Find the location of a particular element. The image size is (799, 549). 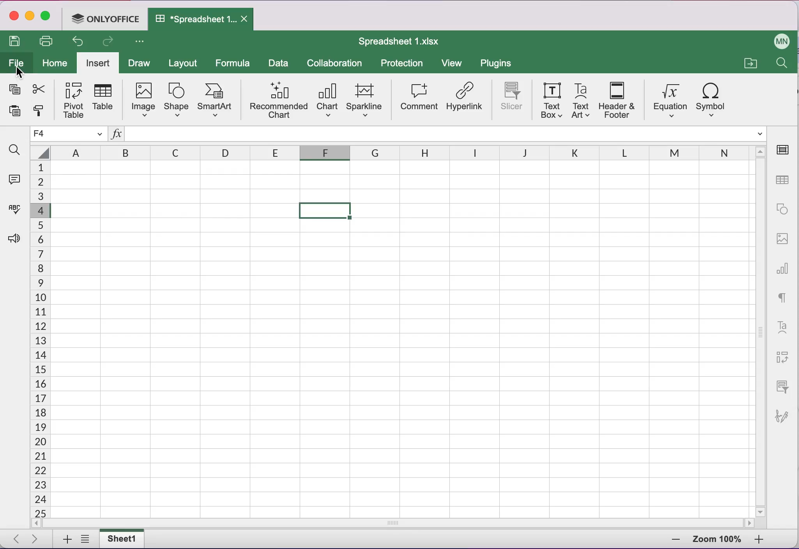

onlyoffice is located at coordinates (104, 20).